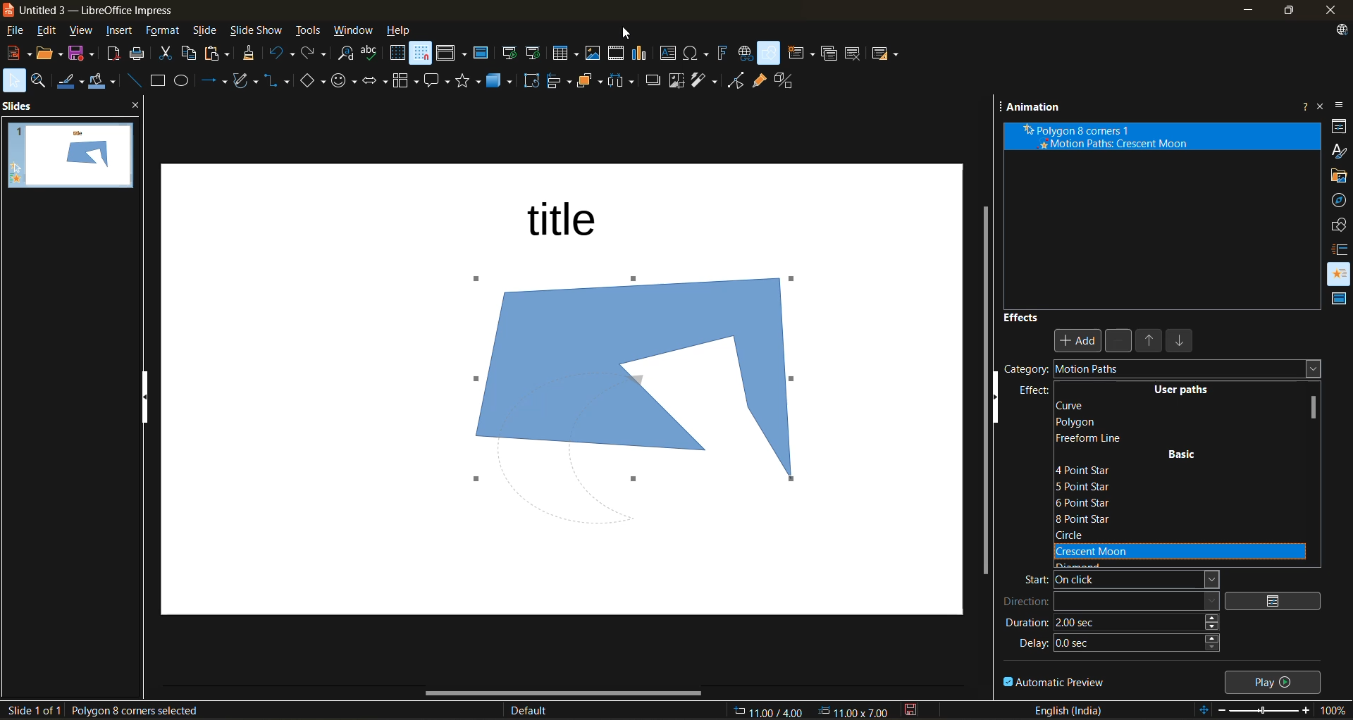  What do you see at coordinates (617, 54) in the screenshot?
I see `insert audio or video` at bounding box center [617, 54].